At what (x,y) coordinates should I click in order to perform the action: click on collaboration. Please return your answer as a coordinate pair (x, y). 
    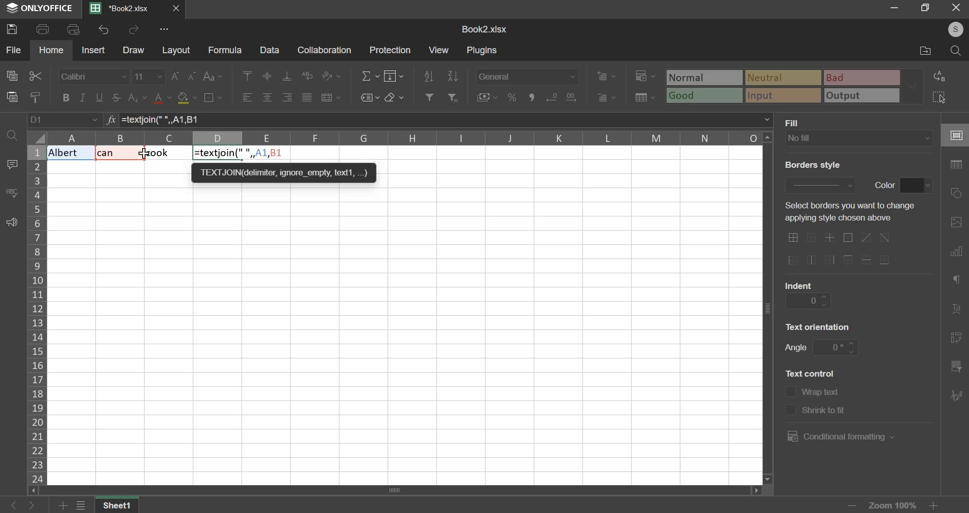
    Looking at the image, I should click on (325, 51).